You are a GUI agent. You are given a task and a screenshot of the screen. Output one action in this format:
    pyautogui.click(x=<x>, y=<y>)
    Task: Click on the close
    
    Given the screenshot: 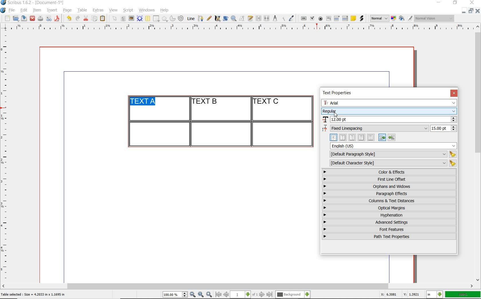 What is the action you would take?
    pyautogui.click(x=473, y=2)
    